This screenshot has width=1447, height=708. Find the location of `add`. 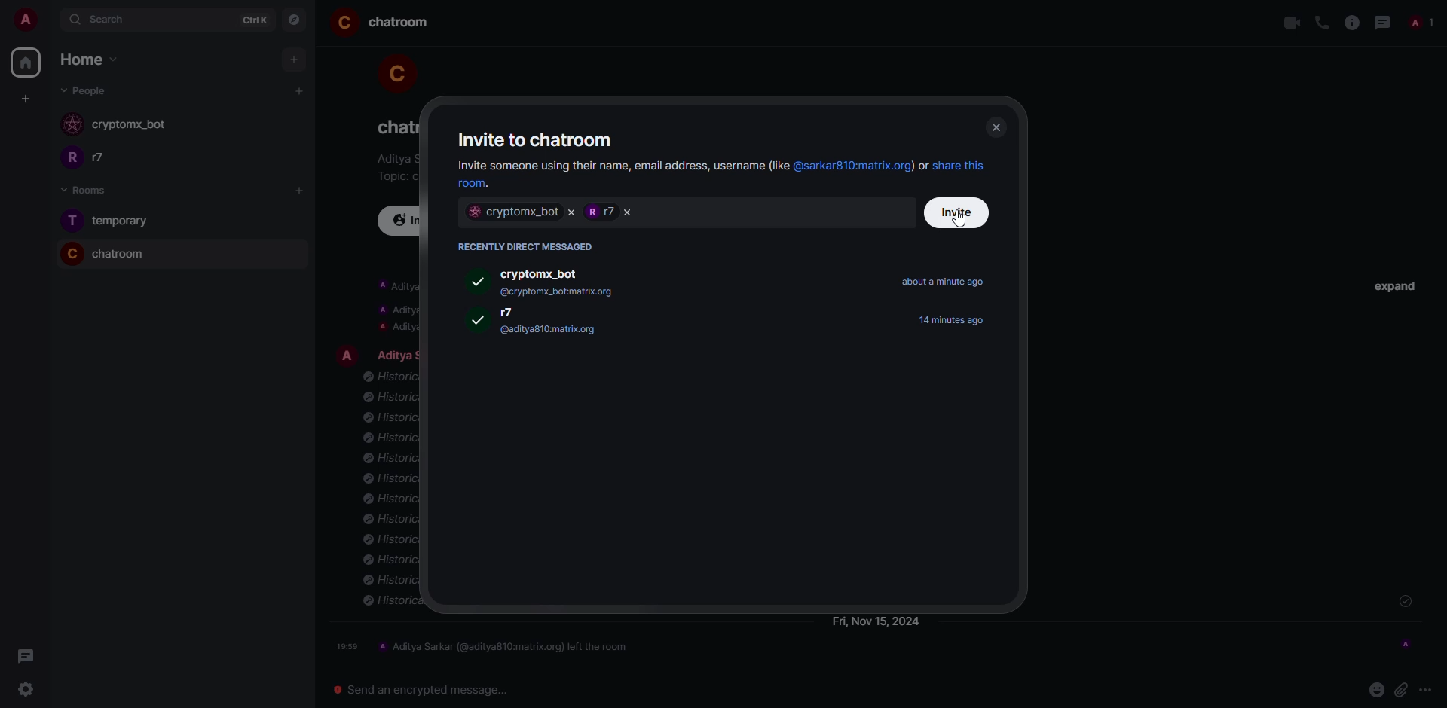

add is located at coordinates (294, 60).